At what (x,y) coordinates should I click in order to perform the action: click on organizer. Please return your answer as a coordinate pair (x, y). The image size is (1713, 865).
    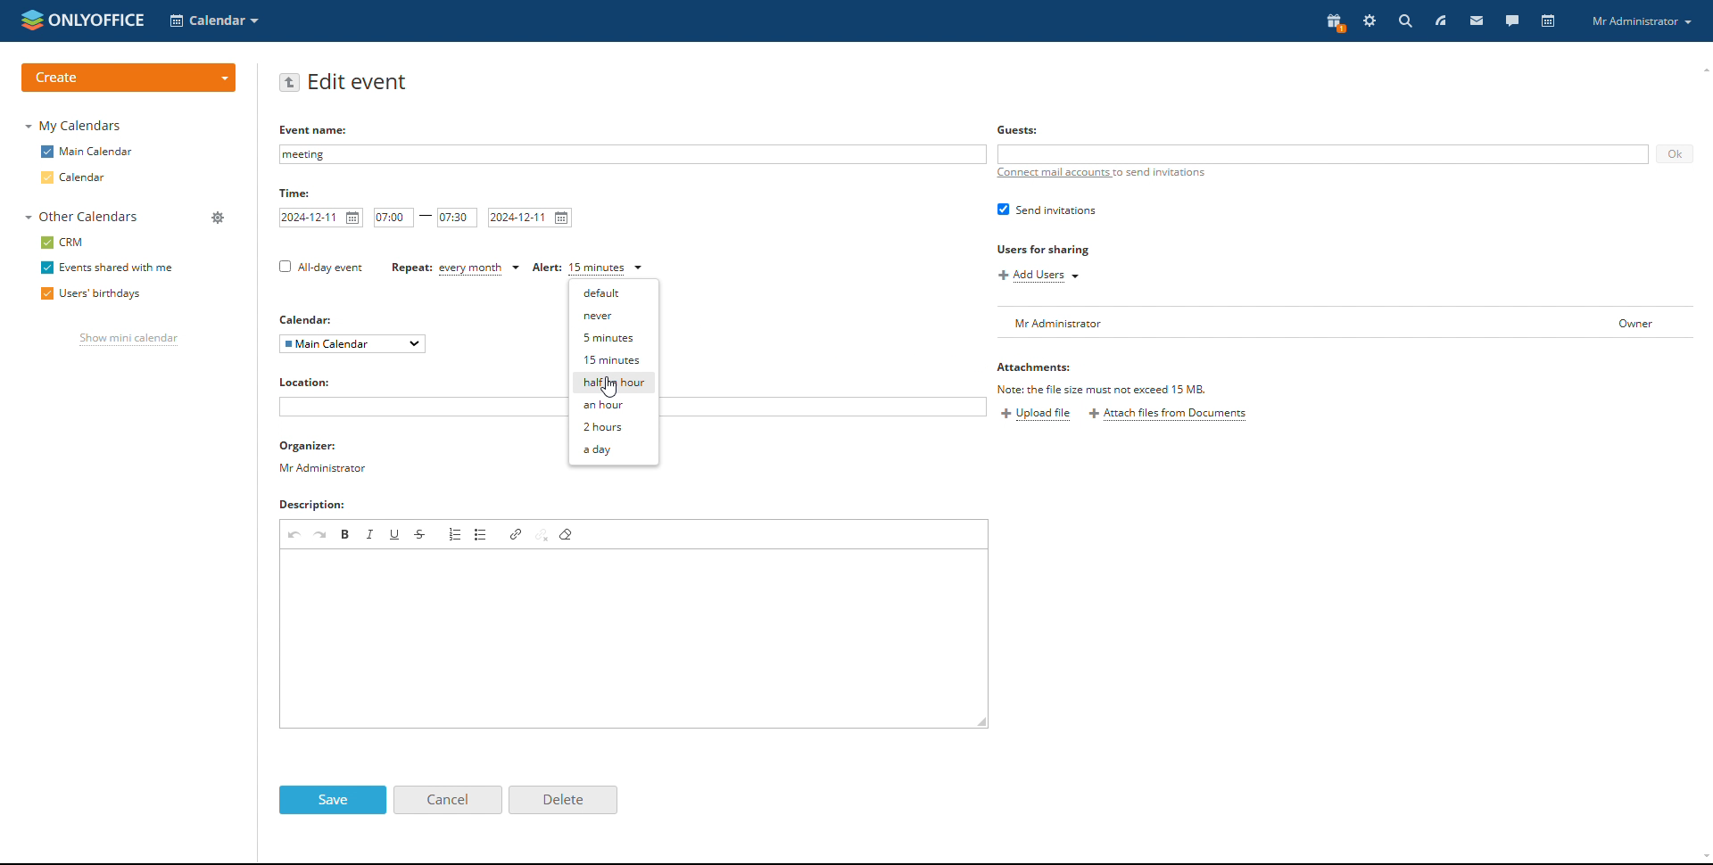
    Looking at the image, I should click on (322, 457).